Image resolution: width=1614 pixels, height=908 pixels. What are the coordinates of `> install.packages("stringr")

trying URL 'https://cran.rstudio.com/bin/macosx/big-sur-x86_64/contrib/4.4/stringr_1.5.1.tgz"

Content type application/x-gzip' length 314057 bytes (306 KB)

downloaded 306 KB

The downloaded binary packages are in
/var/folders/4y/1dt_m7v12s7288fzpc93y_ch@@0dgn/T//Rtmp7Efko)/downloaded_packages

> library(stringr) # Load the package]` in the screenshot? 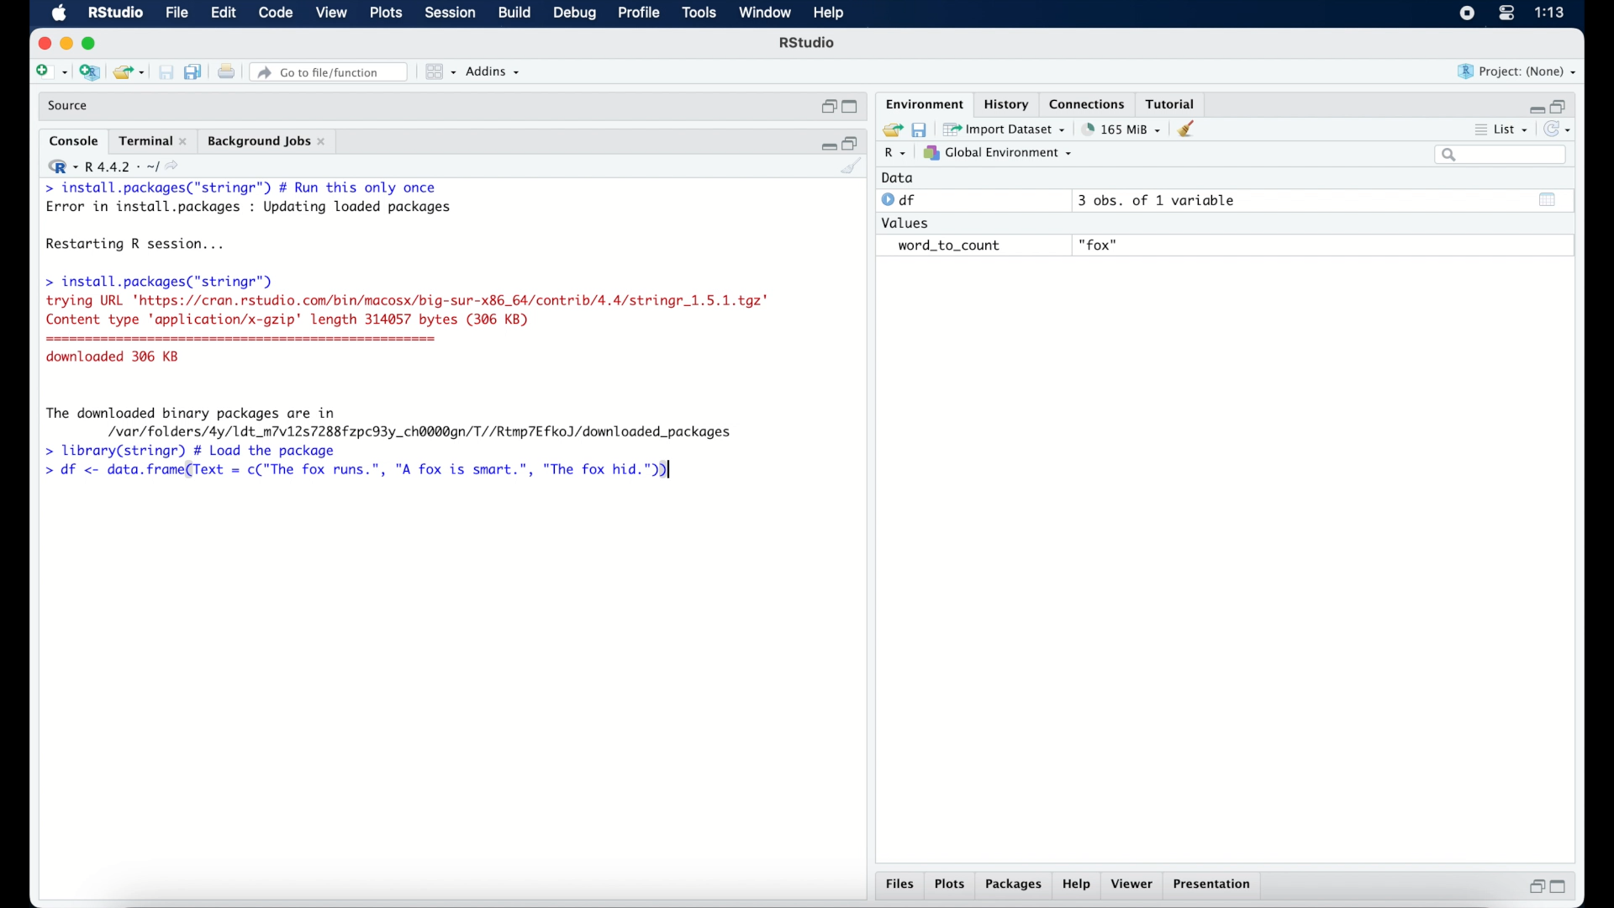 It's located at (407, 366).